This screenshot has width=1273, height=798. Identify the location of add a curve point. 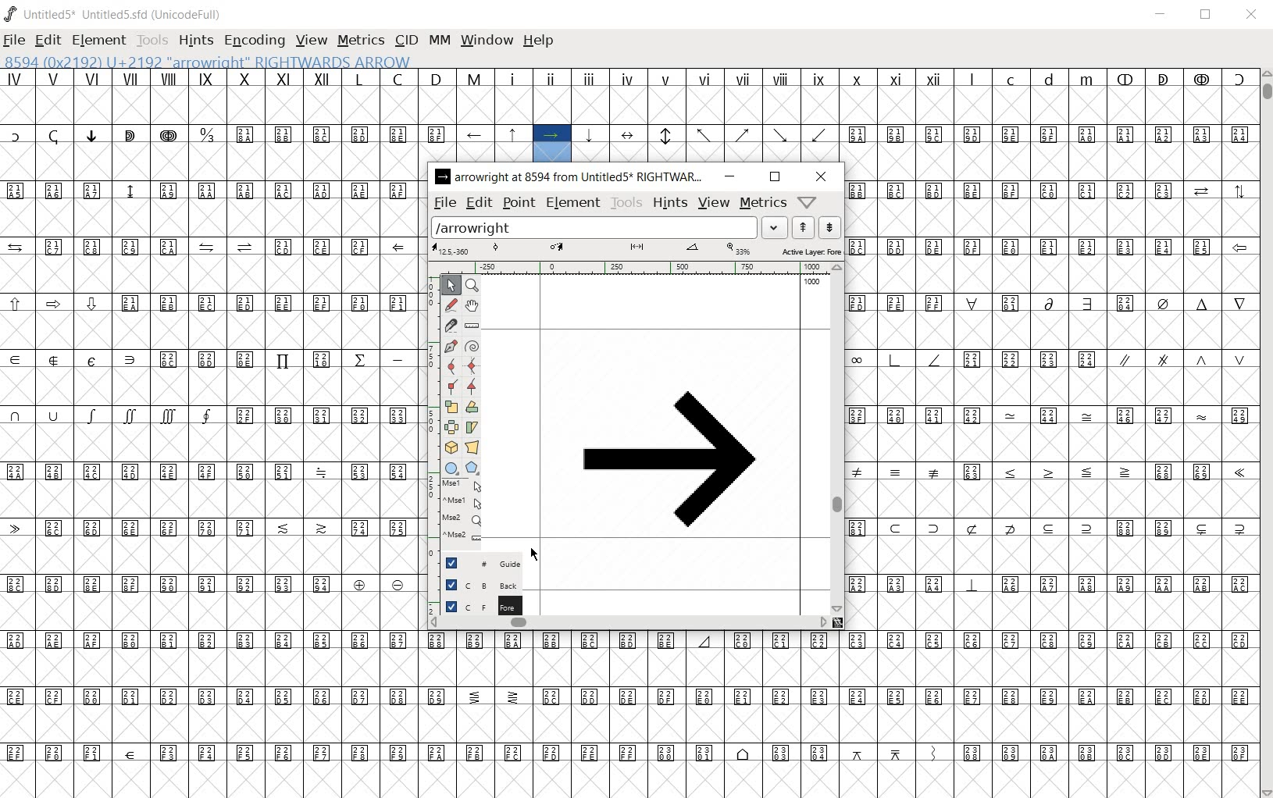
(451, 366).